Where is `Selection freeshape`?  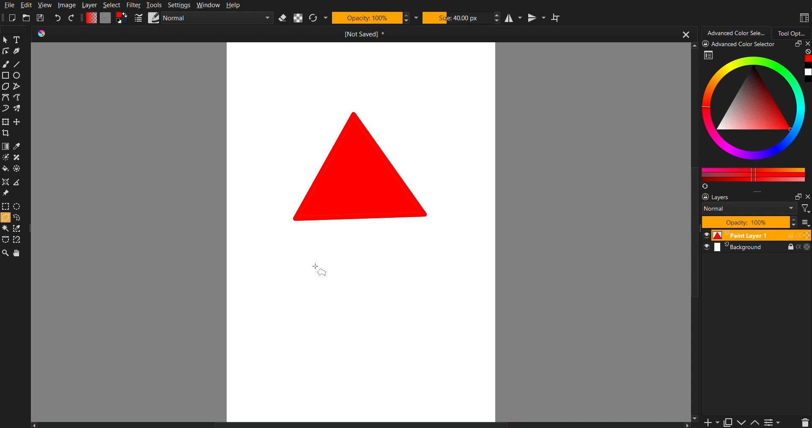
Selection freeshape is located at coordinates (19, 218).